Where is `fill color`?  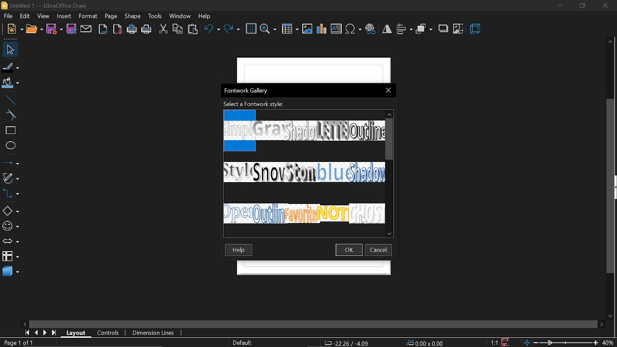
fill color is located at coordinates (10, 83).